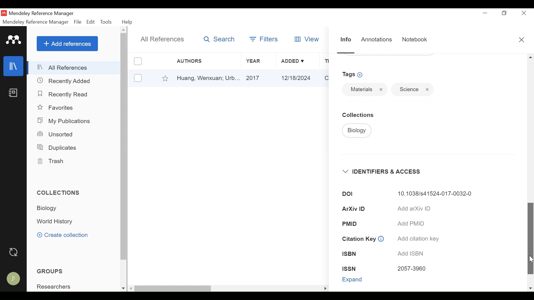 The width and height of the screenshot is (534, 300). Describe the element at coordinates (355, 209) in the screenshot. I see `ArXiv ID` at that location.